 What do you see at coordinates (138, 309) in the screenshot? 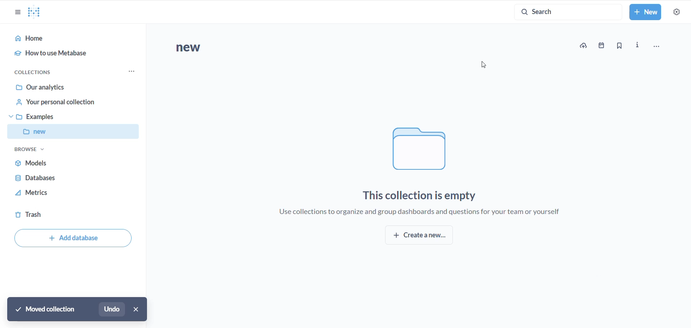
I see `CLOSE` at bounding box center [138, 309].